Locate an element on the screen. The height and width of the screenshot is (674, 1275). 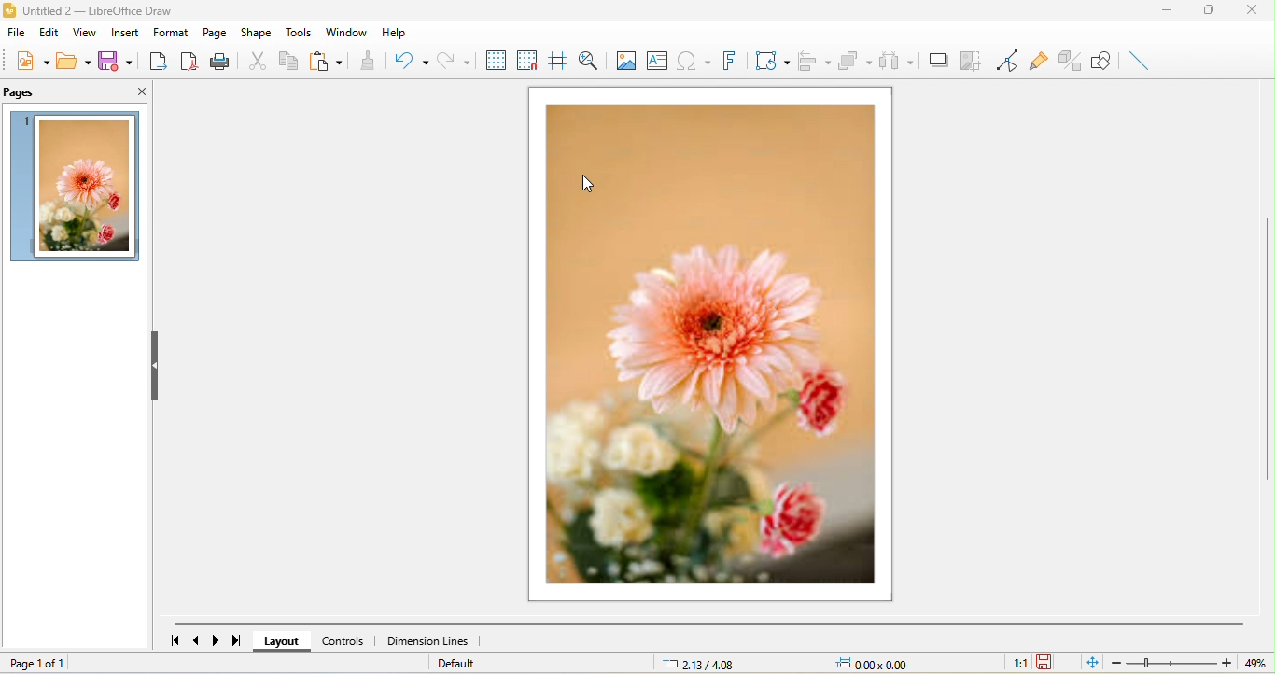
vertical scroll bar is located at coordinates (1267, 346).